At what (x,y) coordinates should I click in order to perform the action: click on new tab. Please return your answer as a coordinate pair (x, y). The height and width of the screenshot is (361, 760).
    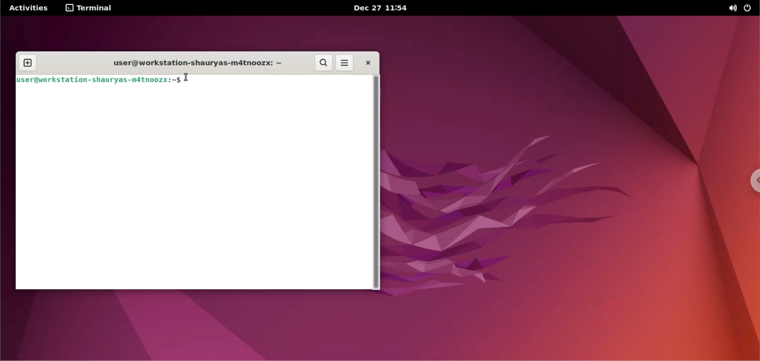
    Looking at the image, I should click on (27, 63).